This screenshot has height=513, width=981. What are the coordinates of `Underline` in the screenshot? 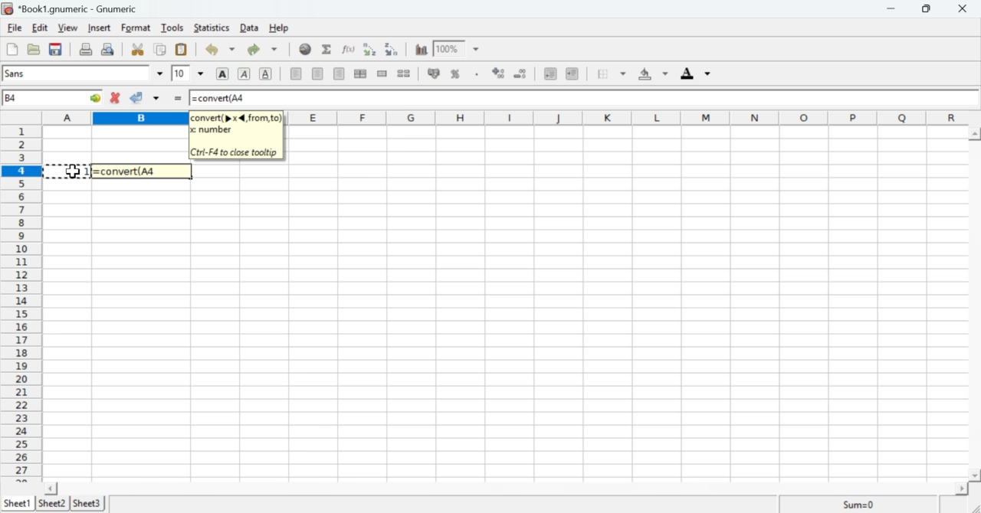 It's located at (268, 74).